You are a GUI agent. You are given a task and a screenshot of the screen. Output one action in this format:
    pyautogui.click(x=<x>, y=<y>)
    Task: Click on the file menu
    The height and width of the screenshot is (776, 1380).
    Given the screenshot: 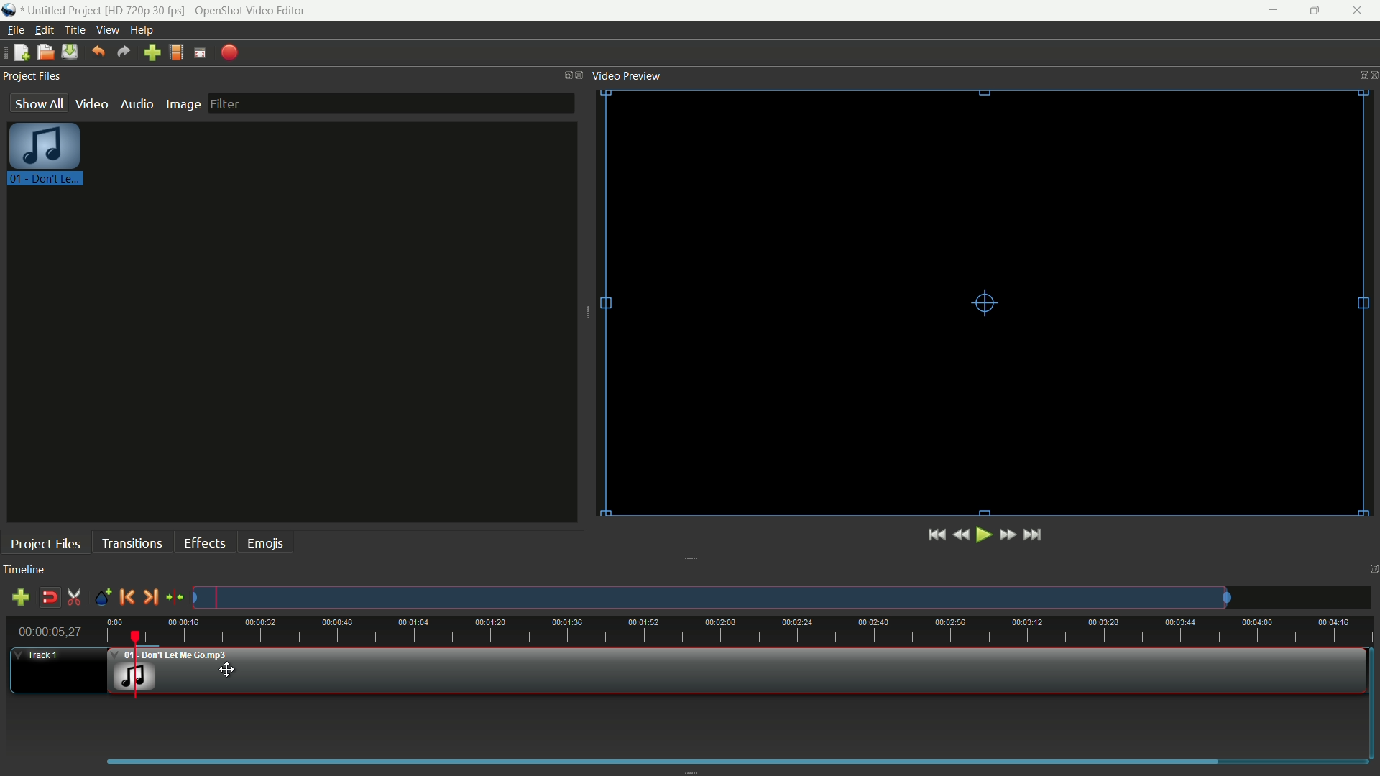 What is the action you would take?
    pyautogui.click(x=14, y=31)
    